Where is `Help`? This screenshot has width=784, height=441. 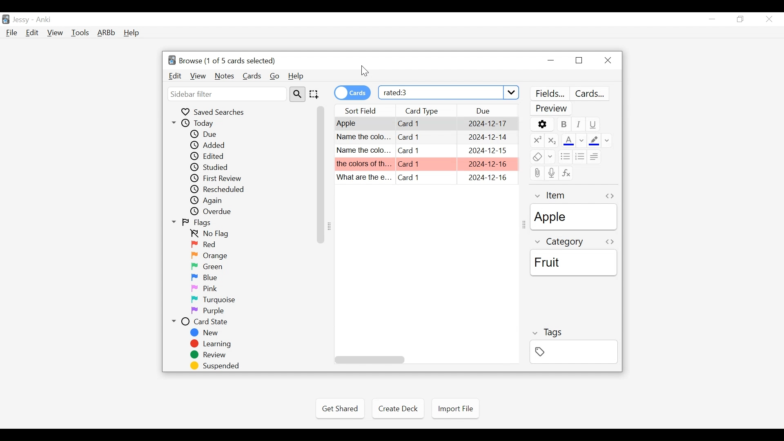
Help is located at coordinates (132, 33).